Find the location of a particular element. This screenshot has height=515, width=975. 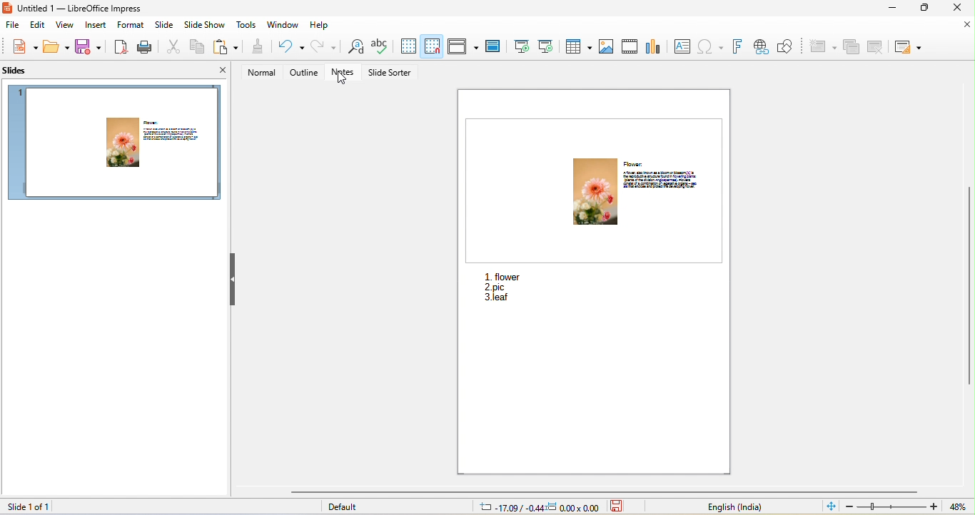

hide left sidebar is located at coordinates (231, 277).